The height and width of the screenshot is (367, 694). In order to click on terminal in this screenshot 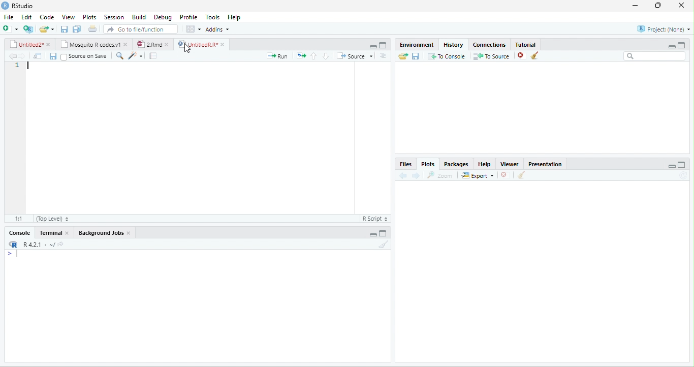, I will do `click(56, 232)`.